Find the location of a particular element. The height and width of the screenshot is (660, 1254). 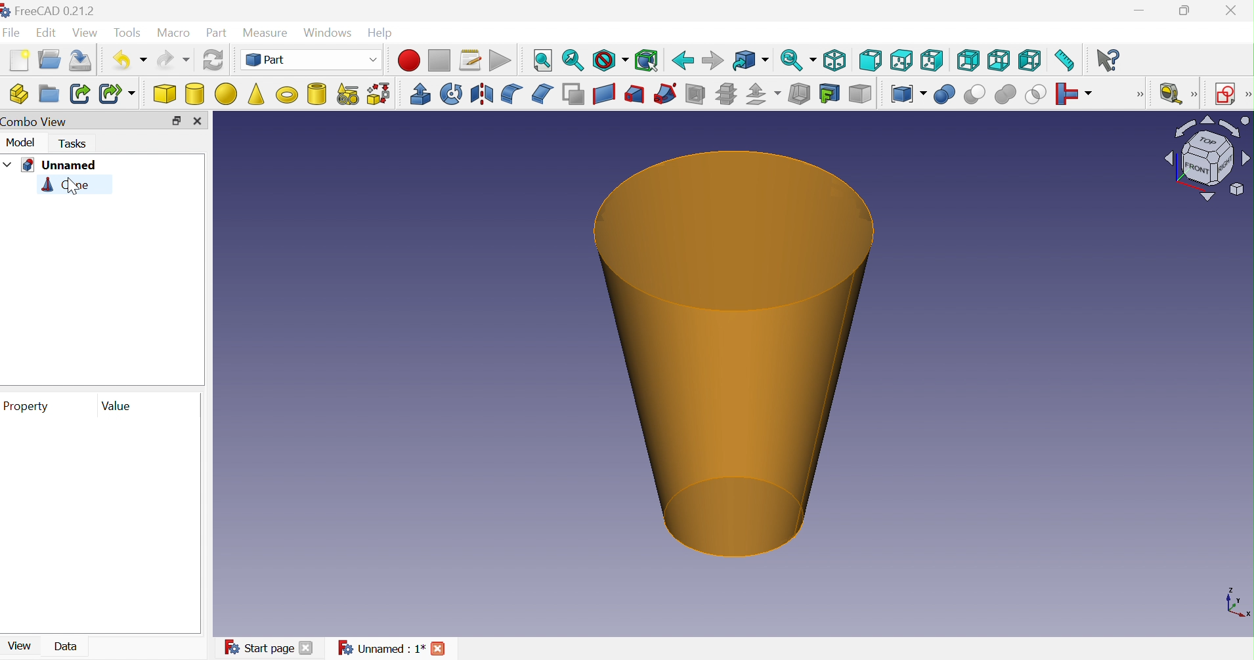

Measure distance is located at coordinates (1066, 60).